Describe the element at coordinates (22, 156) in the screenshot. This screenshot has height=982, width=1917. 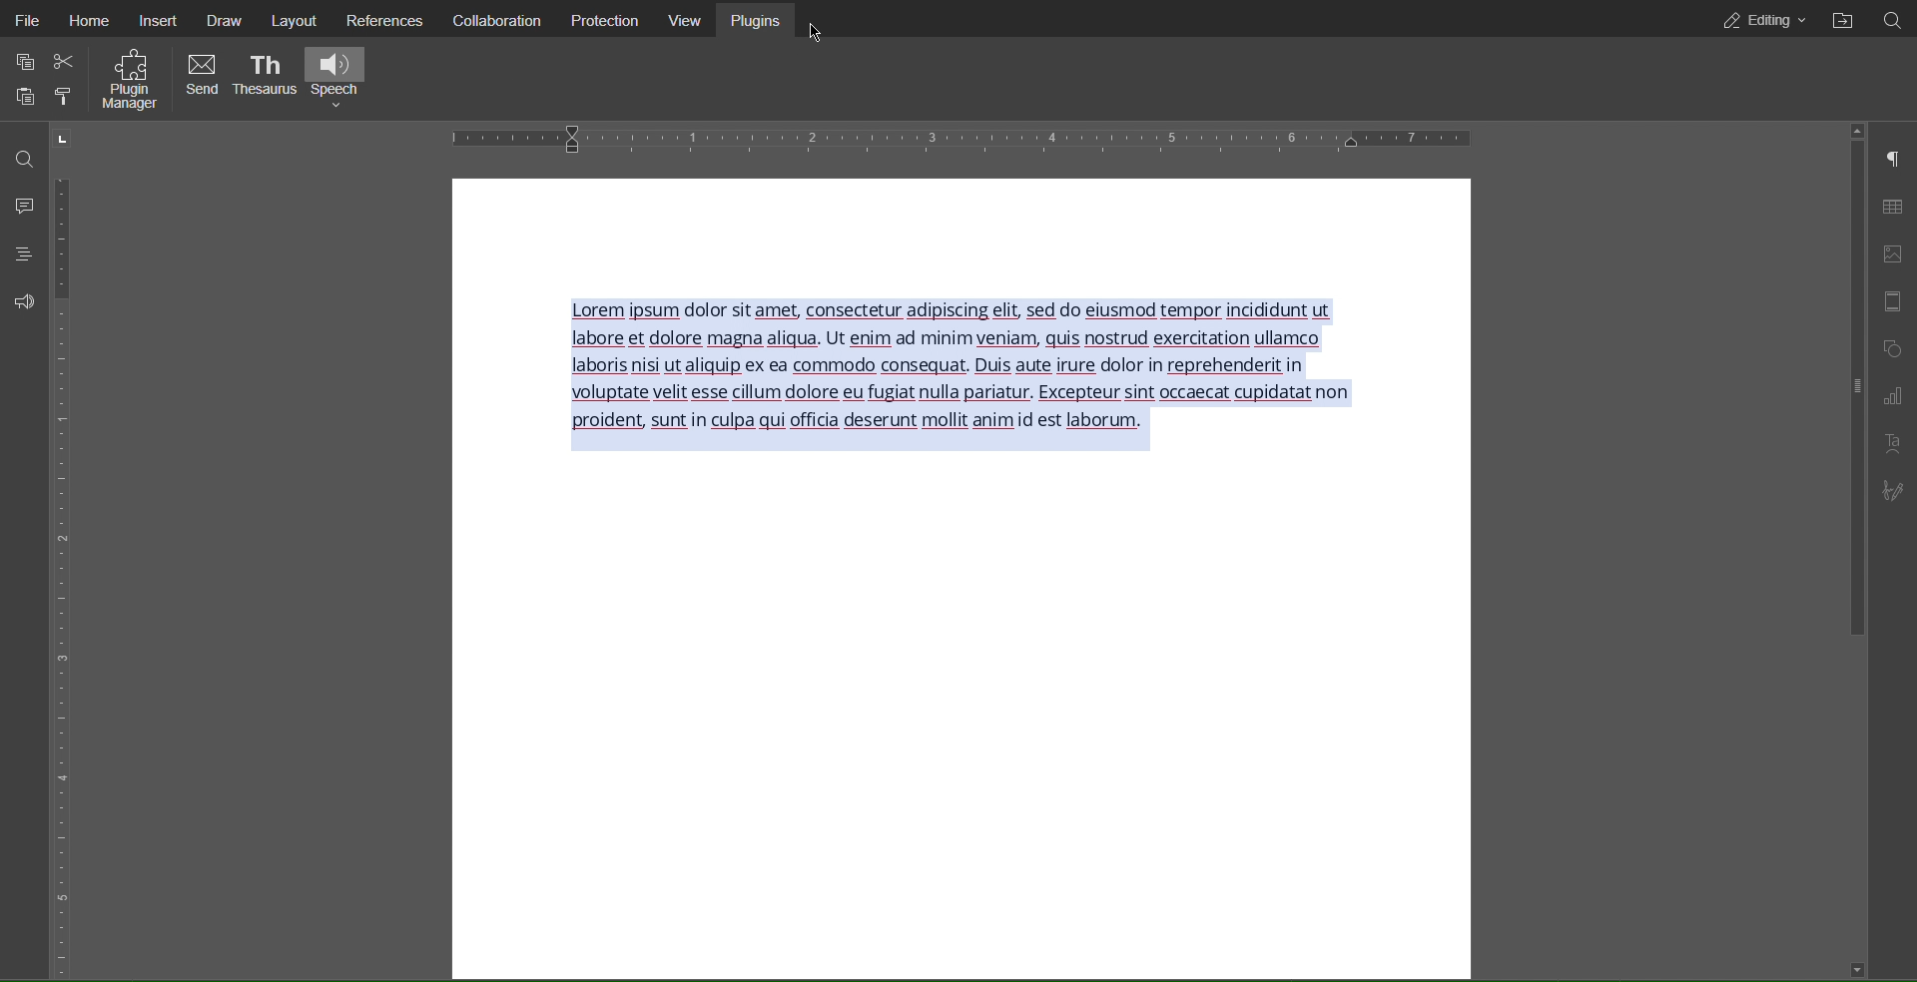
I see `Search` at that location.